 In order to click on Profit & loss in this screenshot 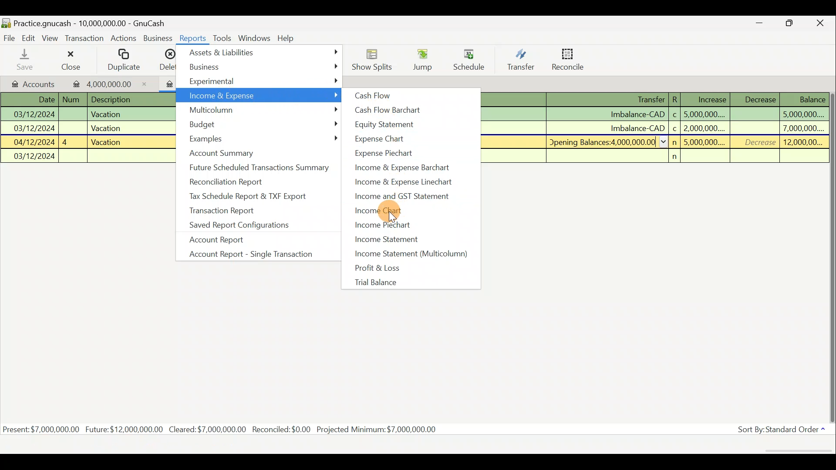, I will do `click(405, 268)`.